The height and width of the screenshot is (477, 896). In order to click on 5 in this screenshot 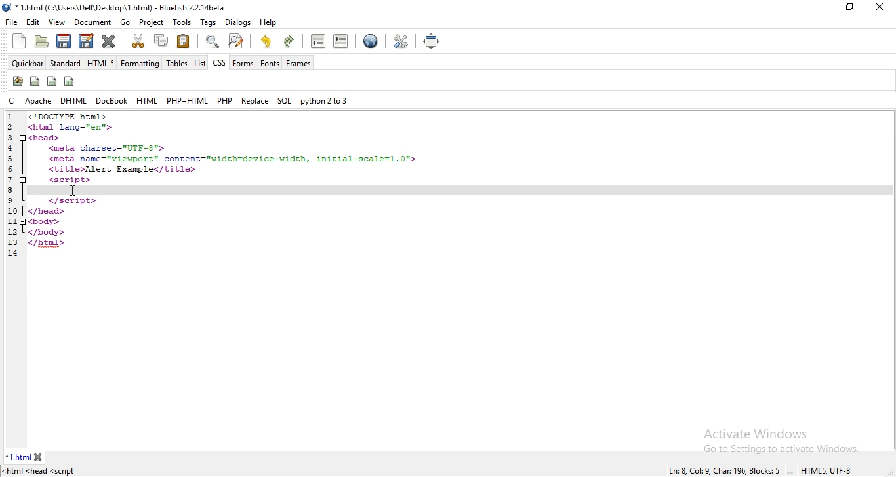, I will do `click(11, 158)`.